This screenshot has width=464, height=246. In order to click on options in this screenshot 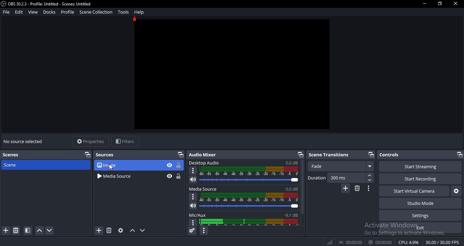, I will do `click(192, 197)`.